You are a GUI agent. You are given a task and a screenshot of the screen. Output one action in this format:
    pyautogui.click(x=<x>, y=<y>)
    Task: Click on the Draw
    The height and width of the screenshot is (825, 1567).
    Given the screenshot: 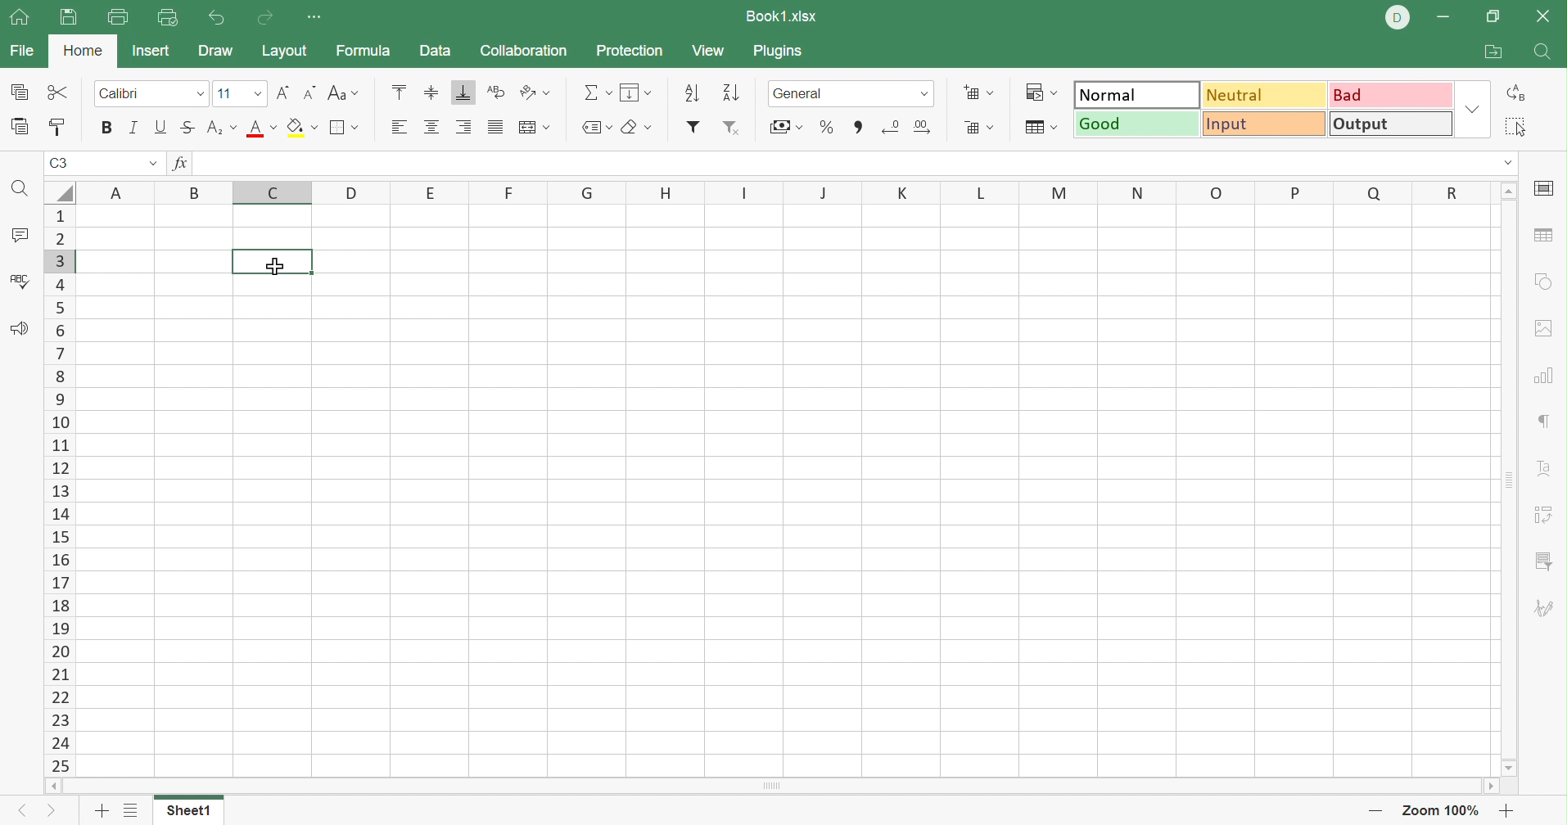 What is the action you would take?
    pyautogui.click(x=215, y=48)
    